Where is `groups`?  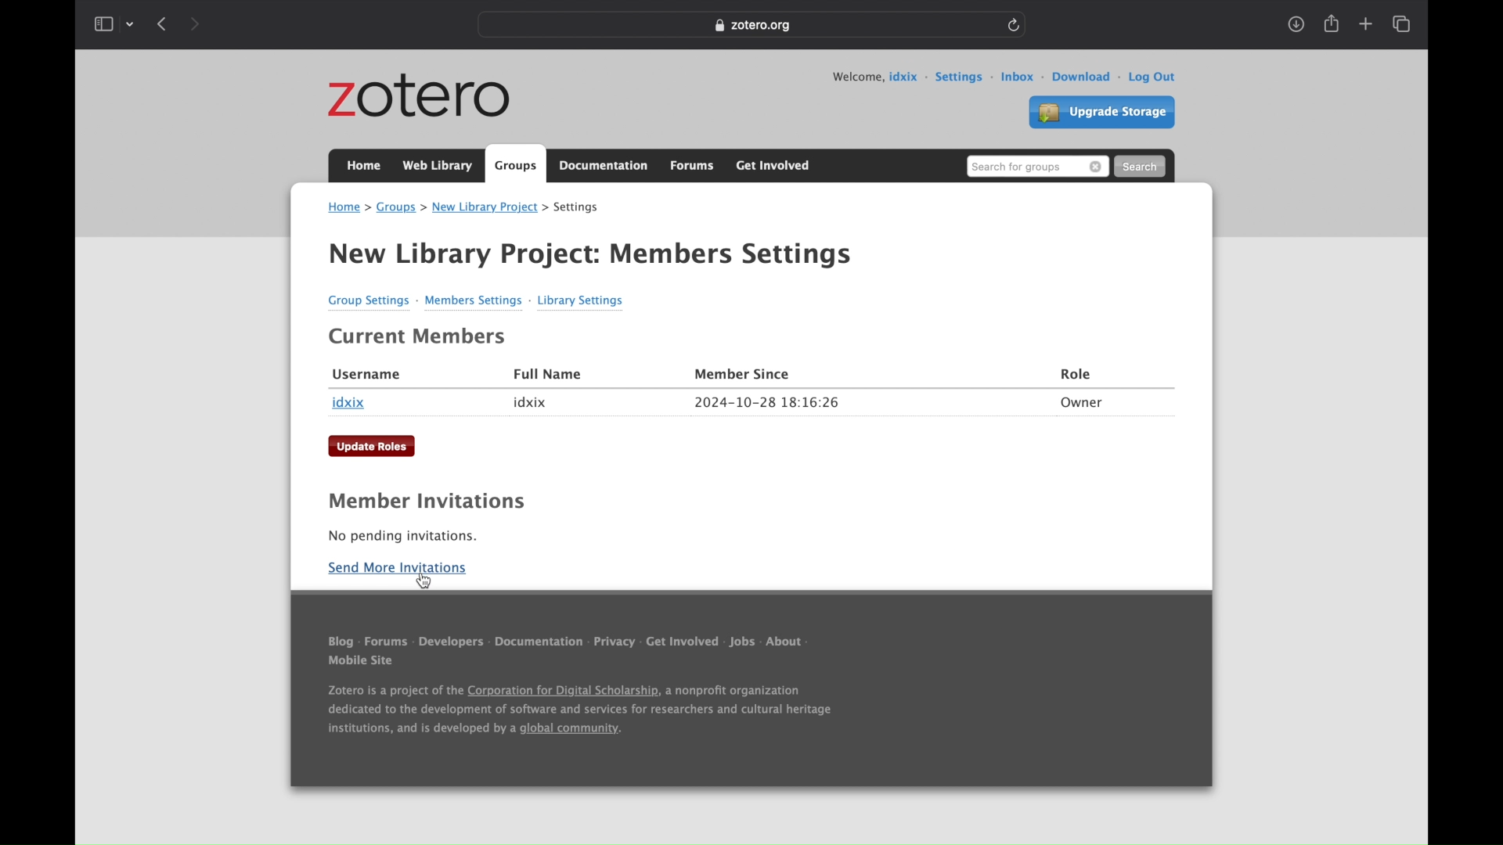
groups is located at coordinates (401, 207).